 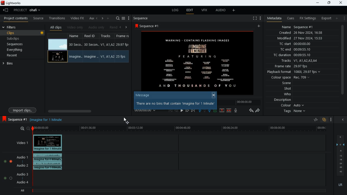 I want to click on backwards, so click(x=250, y=110).